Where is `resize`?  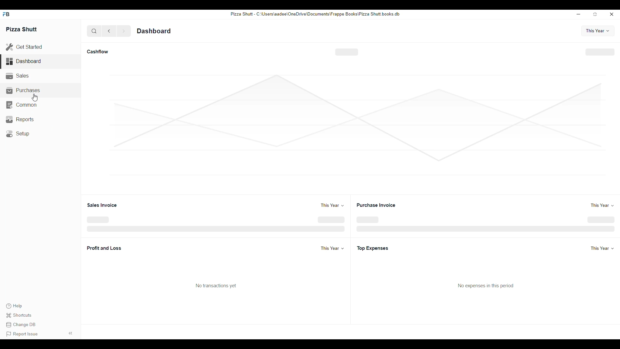
resize is located at coordinates (594, 15).